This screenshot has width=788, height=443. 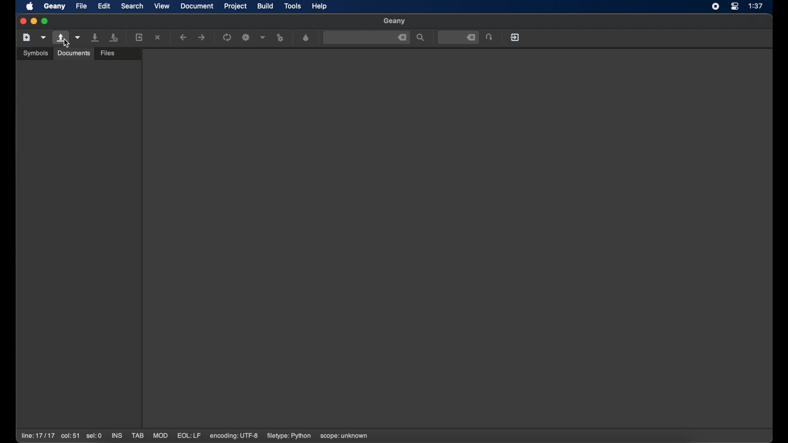 What do you see at coordinates (421, 38) in the screenshot?
I see `find the entered text in the current file` at bounding box center [421, 38].